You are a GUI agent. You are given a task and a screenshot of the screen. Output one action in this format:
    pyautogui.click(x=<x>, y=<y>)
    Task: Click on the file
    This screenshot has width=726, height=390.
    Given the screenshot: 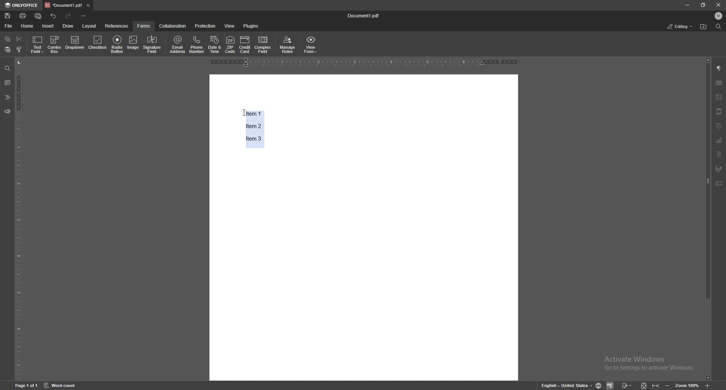 What is the action you would take?
    pyautogui.click(x=9, y=26)
    